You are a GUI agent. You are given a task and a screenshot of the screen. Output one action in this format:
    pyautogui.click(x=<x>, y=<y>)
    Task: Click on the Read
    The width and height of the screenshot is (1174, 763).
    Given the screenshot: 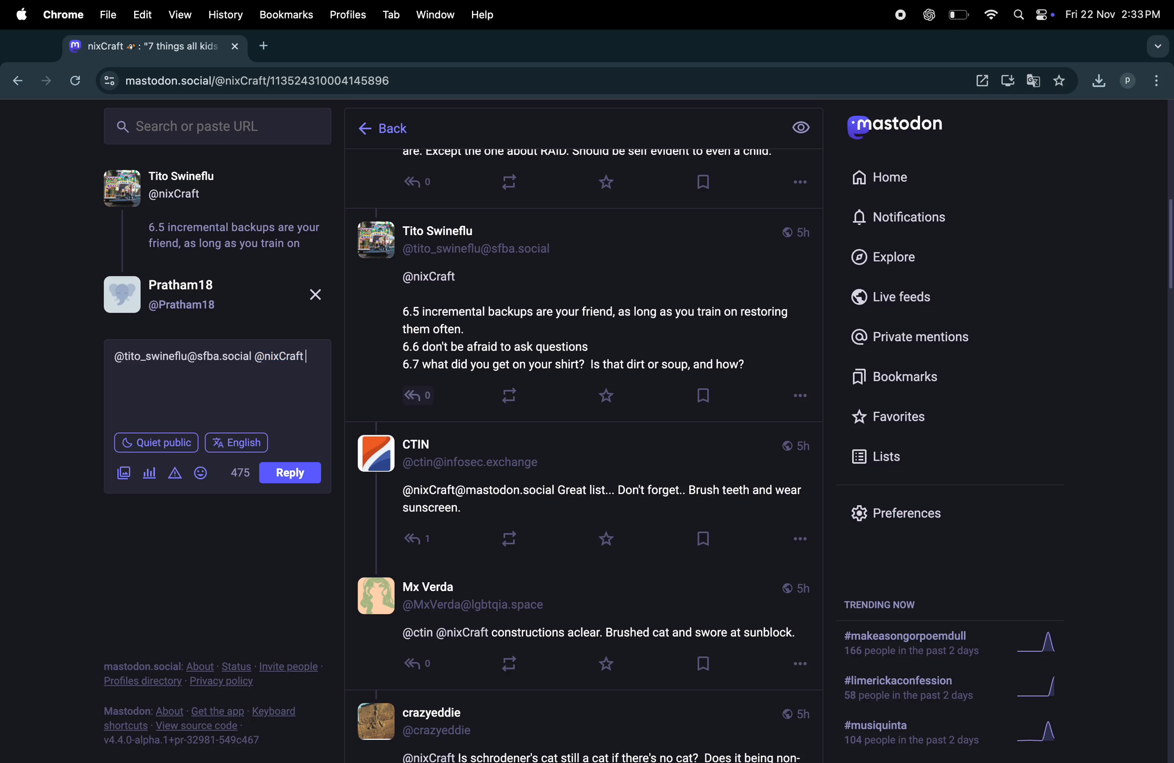 What is the action you would take?
    pyautogui.click(x=406, y=542)
    